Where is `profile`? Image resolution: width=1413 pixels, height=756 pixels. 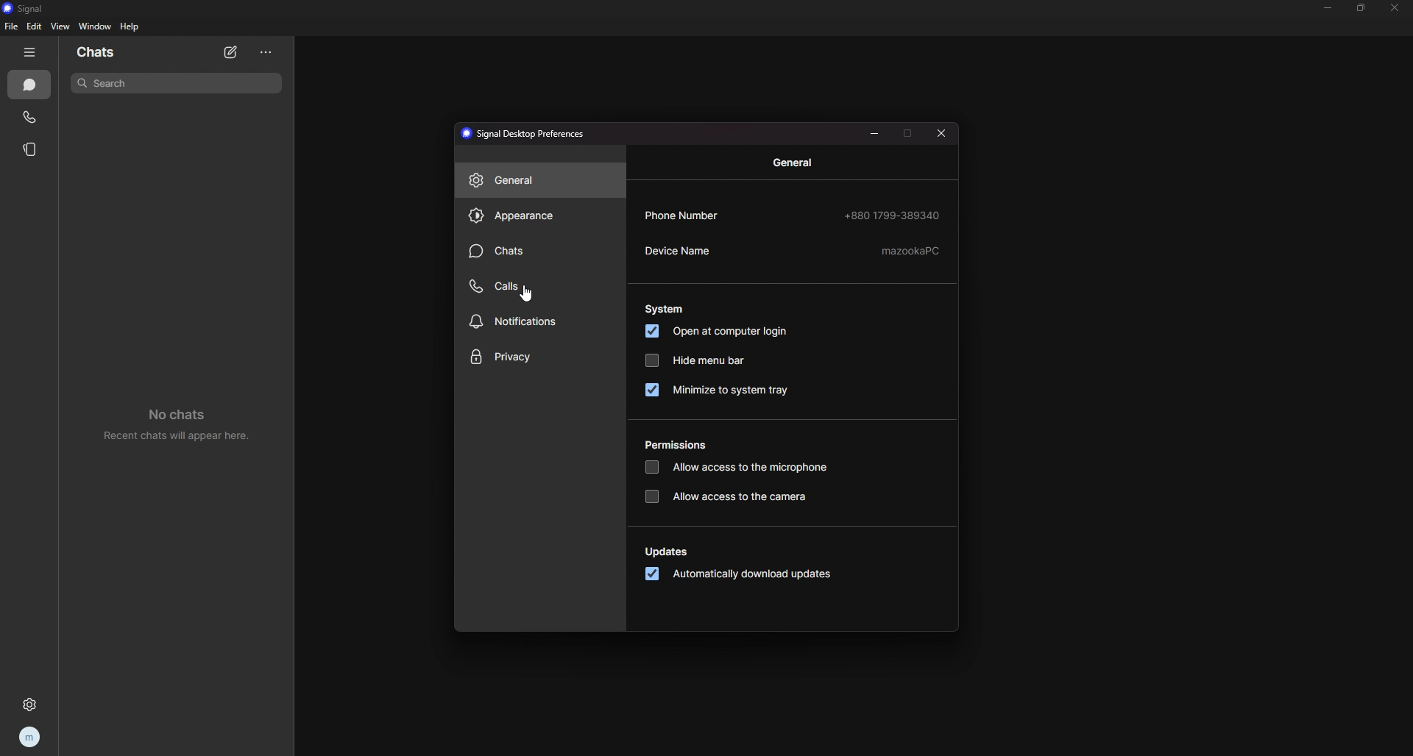 profile is located at coordinates (28, 737).